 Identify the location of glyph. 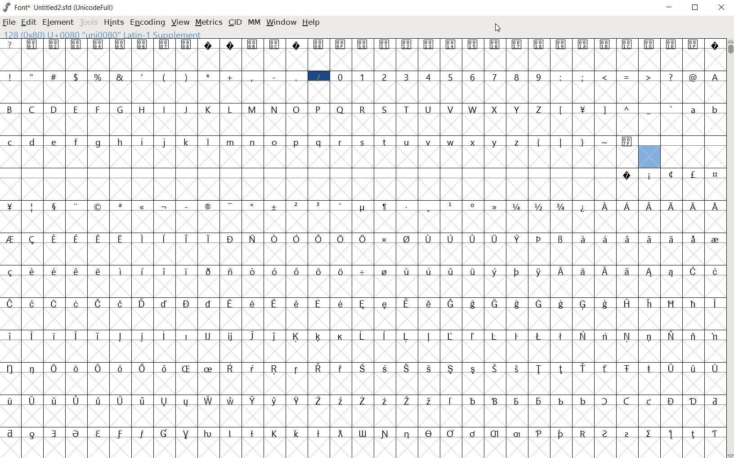
(561, 110).